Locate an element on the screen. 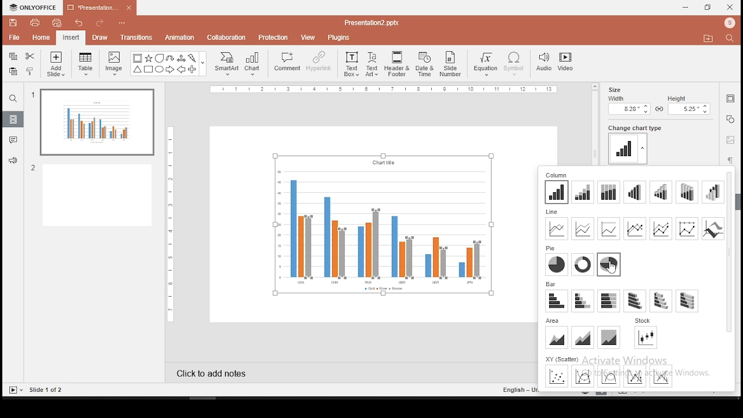 The height and width of the screenshot is (418, 743). area 2 is located at coordinates (582, 337).